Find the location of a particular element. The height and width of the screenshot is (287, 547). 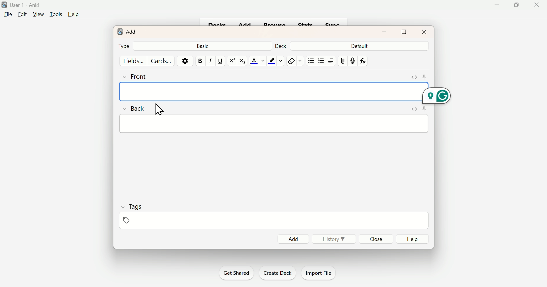

Add is located at coordinates (291, 238).